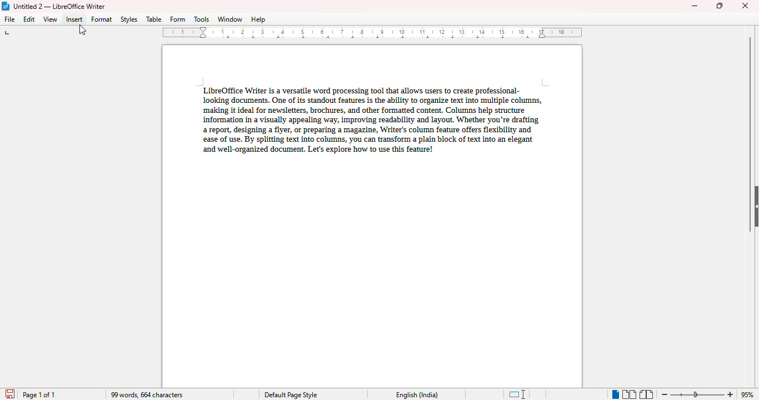 This screenshot has width=759, height=400. Describe the element at coordinates (374, 32) in the screenshot. I see `ruler` at that location.